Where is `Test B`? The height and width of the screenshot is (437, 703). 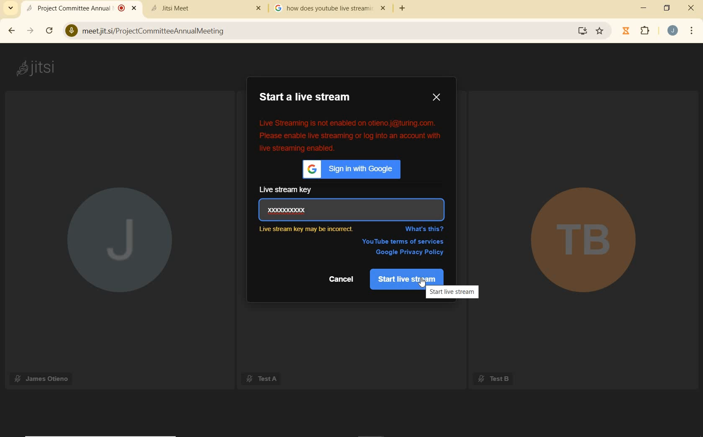
Test B is located at coordinates (494, 376).